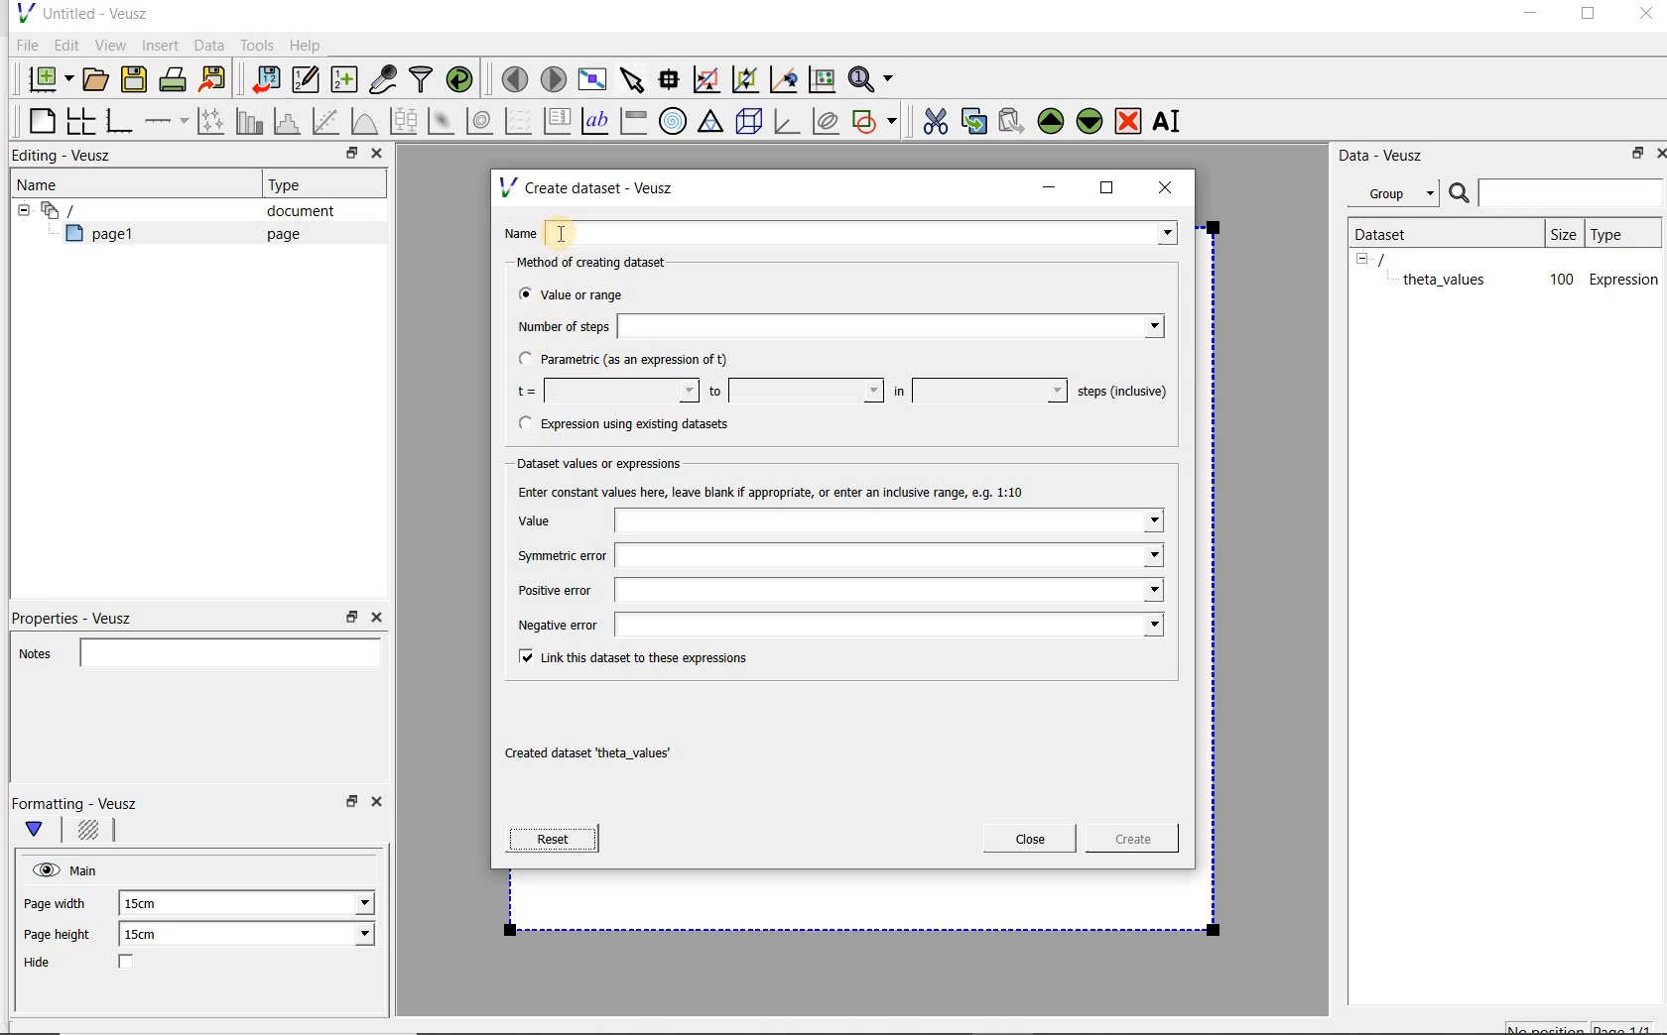 This screenshot has width=1667, height=1035. Describe the element at coordinates (627, 655) in the screenshot. I see `Link this dataset to these expressions` at that location.